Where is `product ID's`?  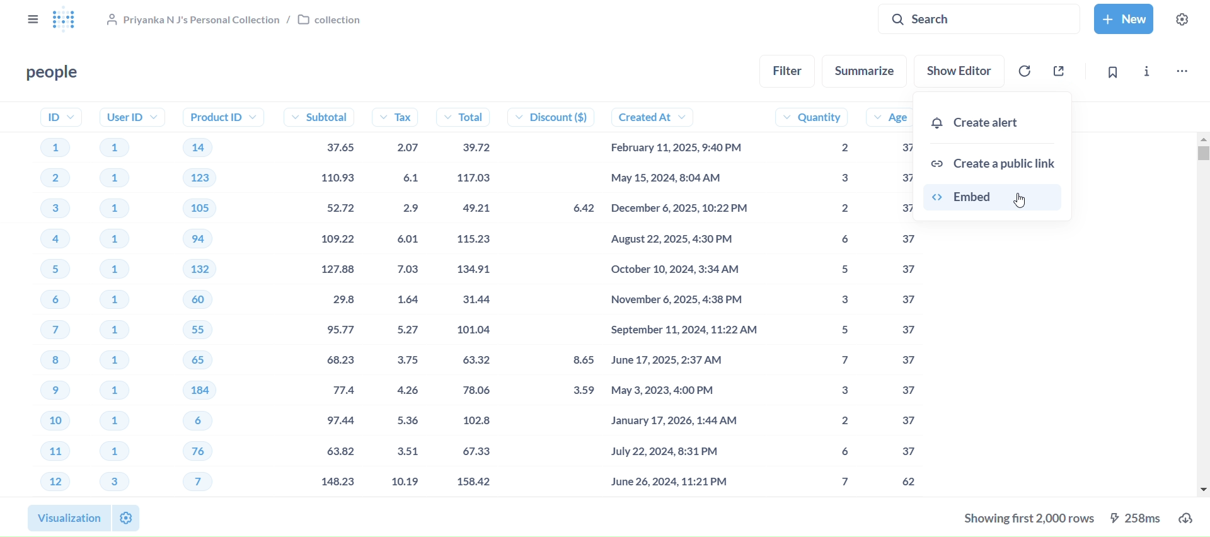 product ID's is located at coordinates (216, 299).